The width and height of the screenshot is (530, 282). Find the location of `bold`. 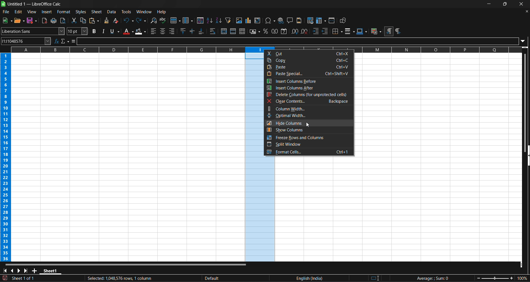

bold is located at coordinates (94, 31).